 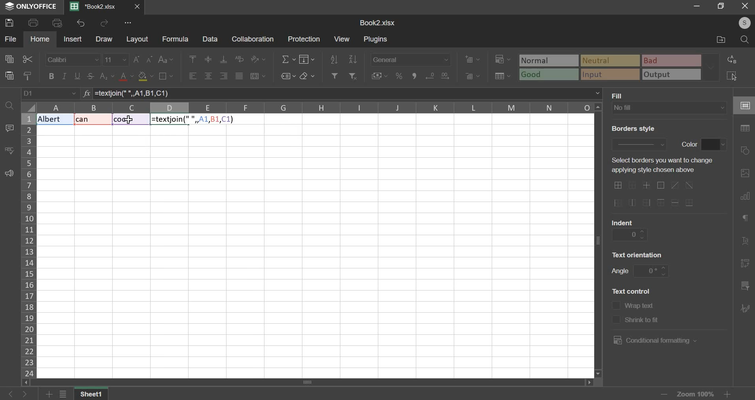 I want to click on orientation, so click(x=258, y=59).